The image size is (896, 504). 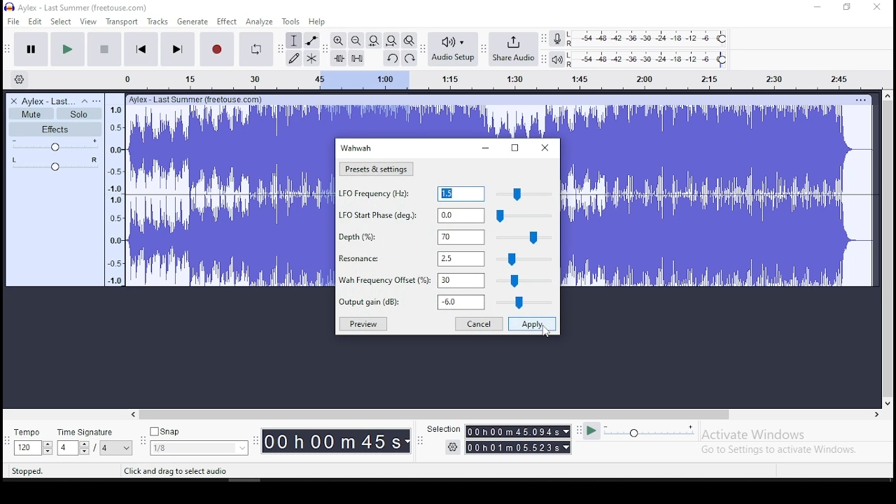 I want to click on timeline, so click(x=490, y=78).